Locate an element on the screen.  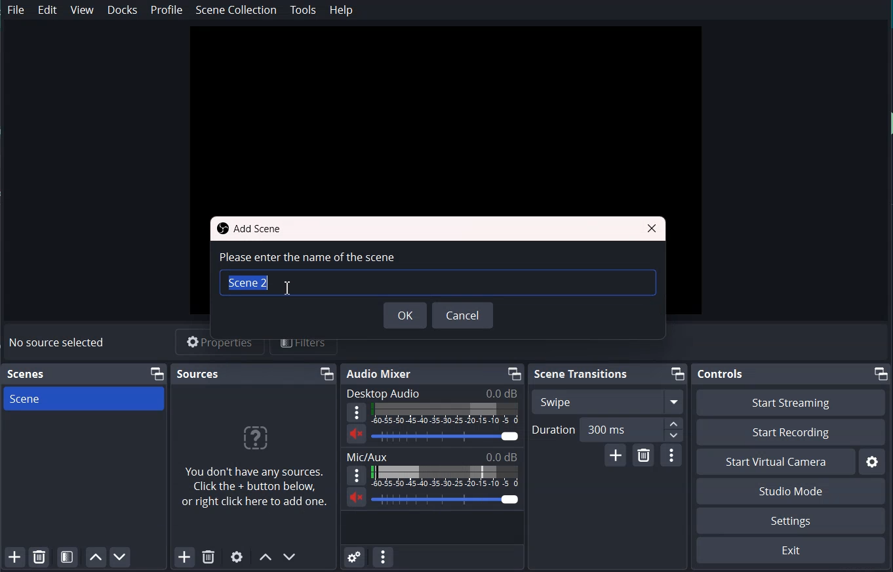
Audio mixer is located at coordinates (380, 374).